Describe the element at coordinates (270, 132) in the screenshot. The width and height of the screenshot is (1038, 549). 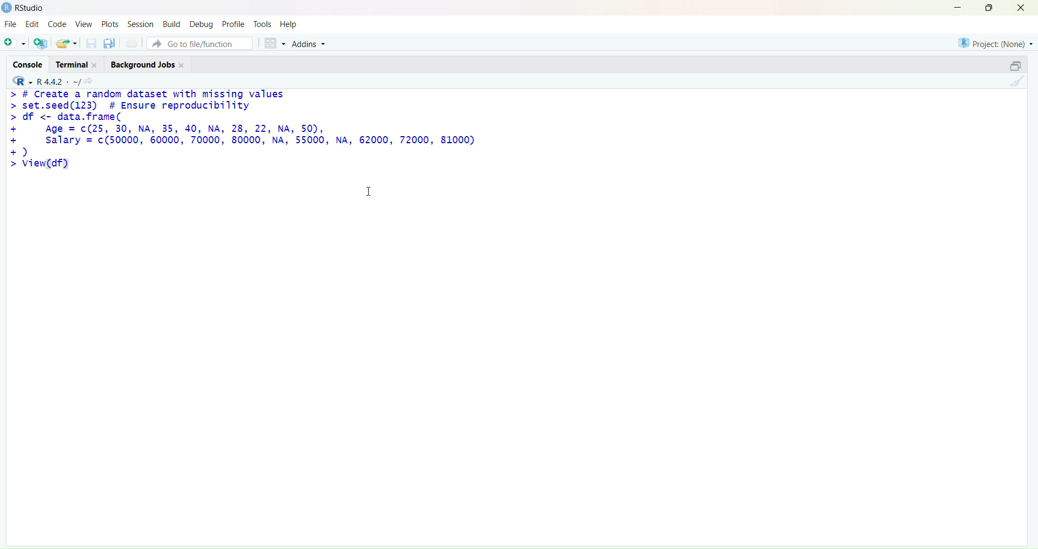
I see `> # Create a random dataset with missing values> set.seed(123) # Ensure reproducibility> df <- data.frame(+ Age = c(25, 30, NA, 35, 40, NA, 28, 22, NA, 50),+ salary = c(50000, 60000, 70000, 80000, NA, 55000, NA, 62000, 72000, 81000)+)> view(df)` at that location.